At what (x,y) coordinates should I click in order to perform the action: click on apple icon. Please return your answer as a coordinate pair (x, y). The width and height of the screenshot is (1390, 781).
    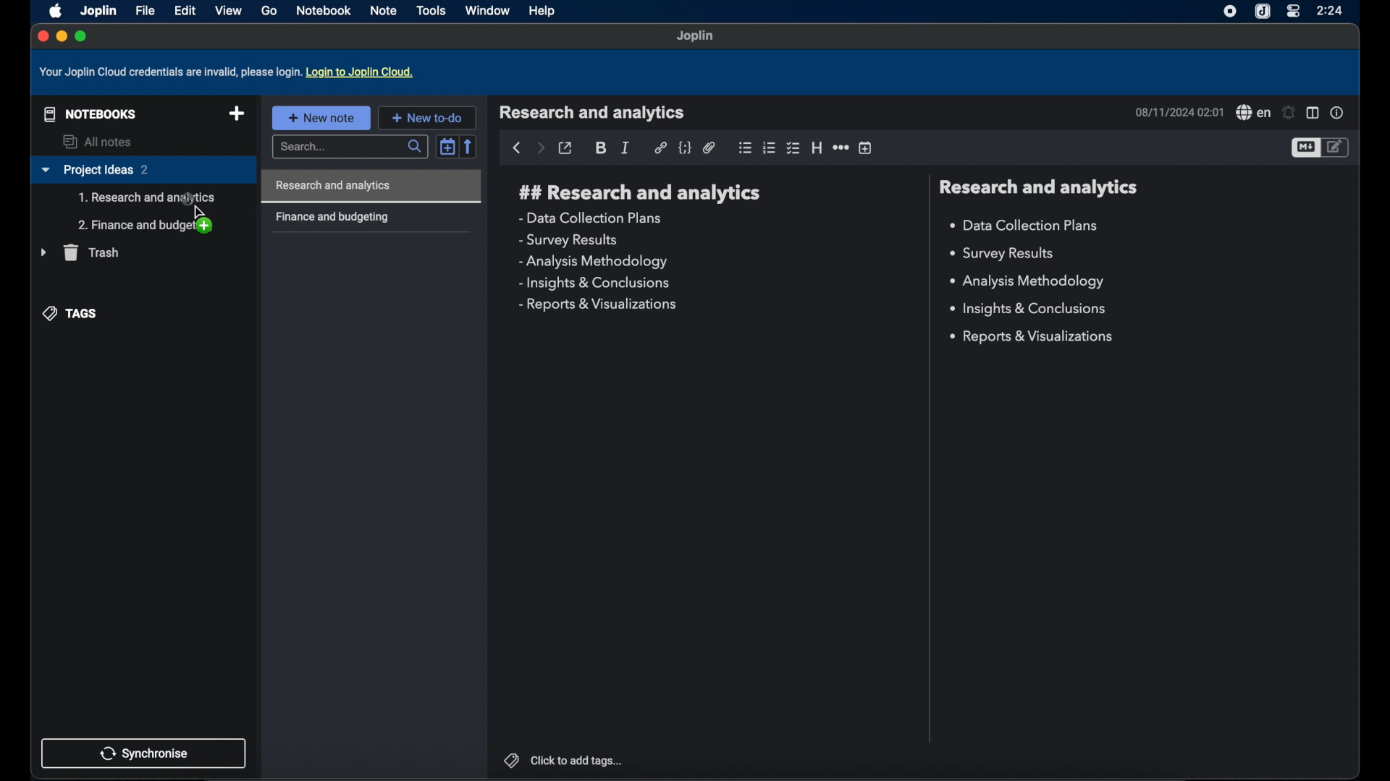
    Looking at the image, I should click on (53, 10).